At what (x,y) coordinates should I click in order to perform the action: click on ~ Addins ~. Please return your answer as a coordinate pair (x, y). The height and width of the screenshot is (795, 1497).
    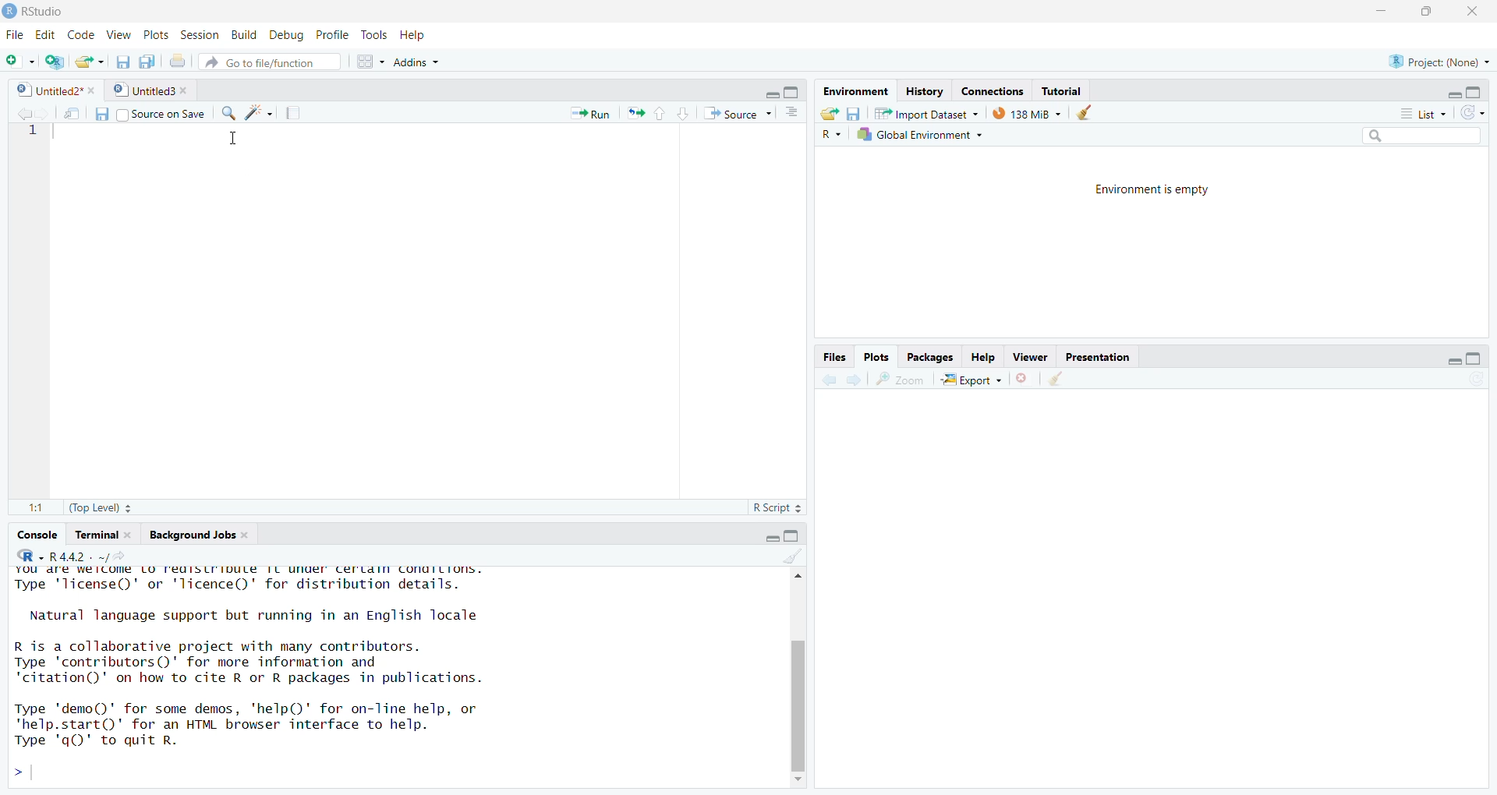
    Looking at the image, I should click on (430, 60).